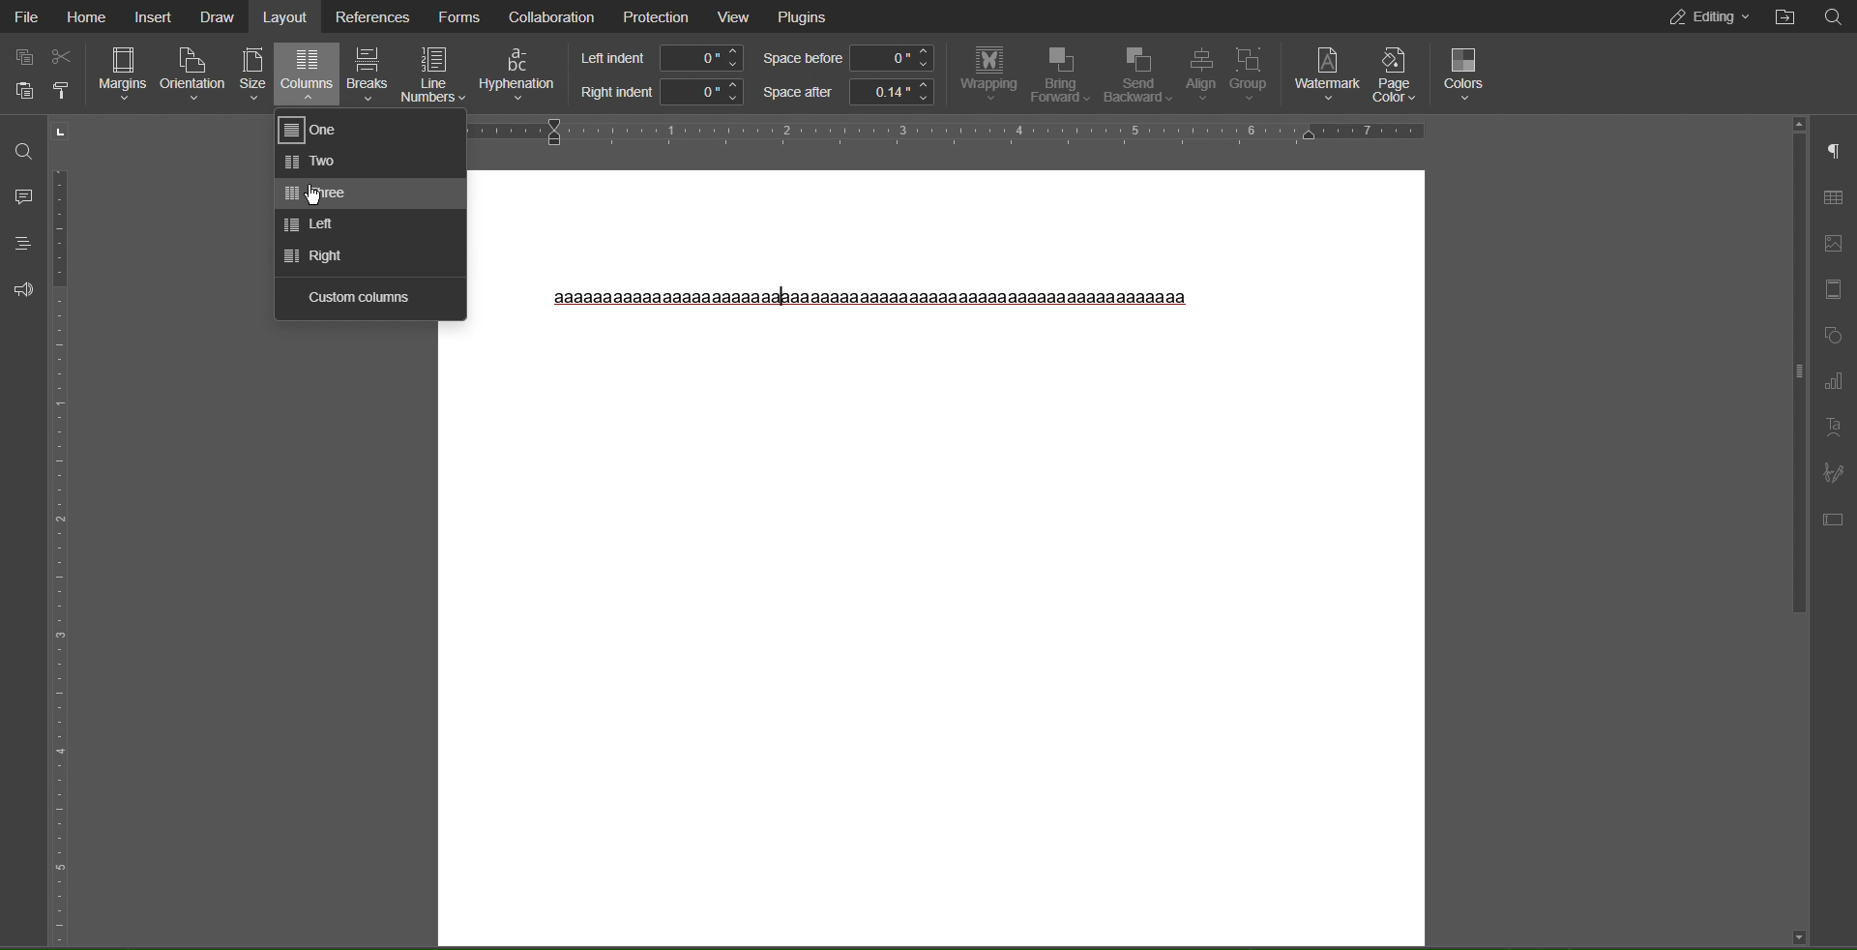 The width and height of the screenshot is (1857, 950). Describe the element at coordinates (658, 93) in the screenshot. I see `Right Indents` at that location.